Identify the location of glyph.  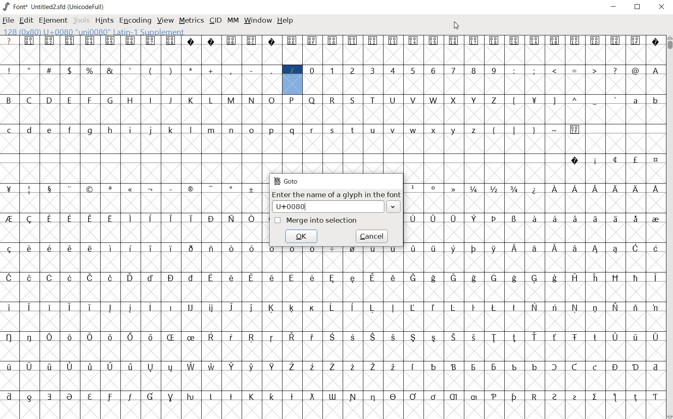
(110, 100).